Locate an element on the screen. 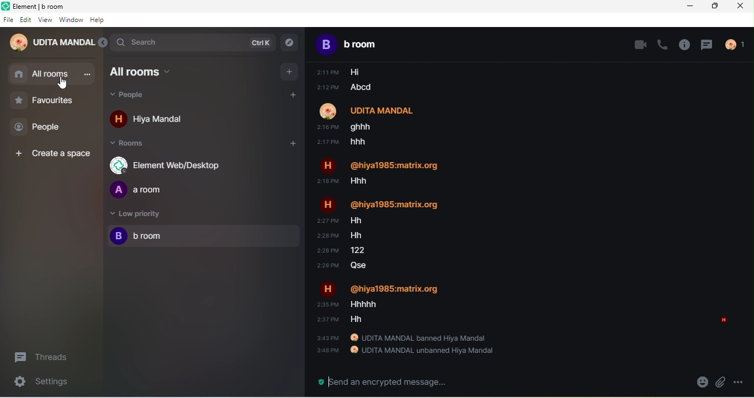 This screenshot has height=398, width=754. a room is located at coordinates (142, 190).